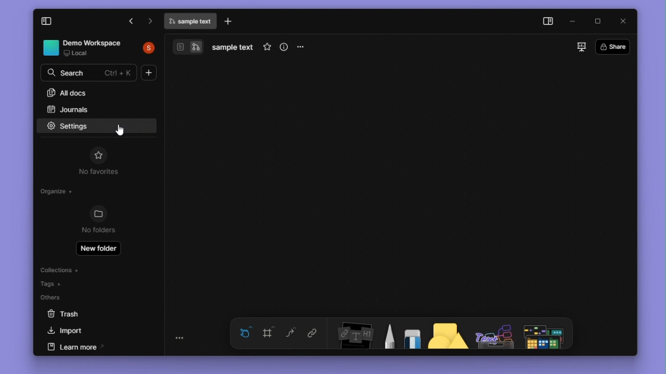 This screenshot has height=374, width=666. I want to click on more info, so click(286, 46).